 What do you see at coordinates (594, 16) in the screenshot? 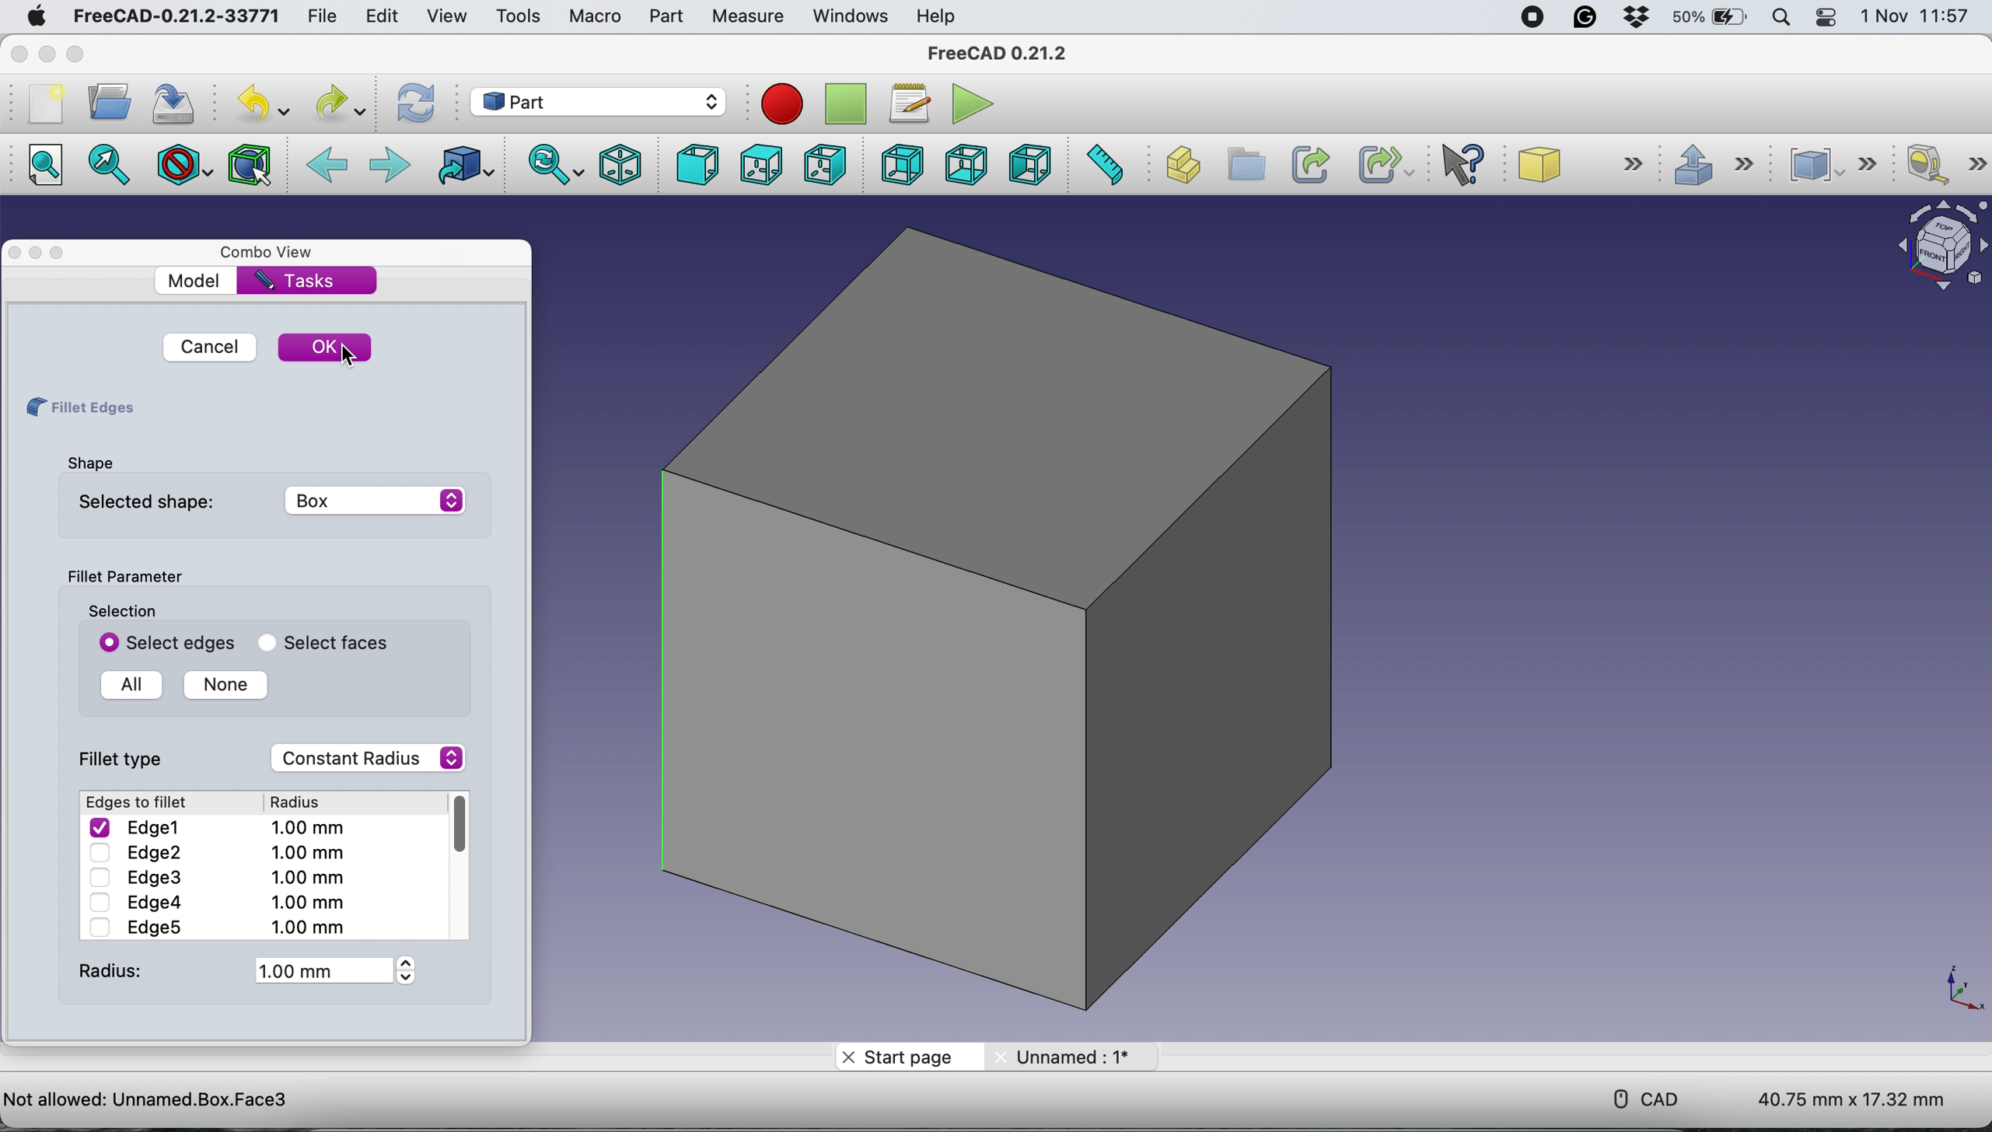
I see `macro` at bounding box center [594, 16].